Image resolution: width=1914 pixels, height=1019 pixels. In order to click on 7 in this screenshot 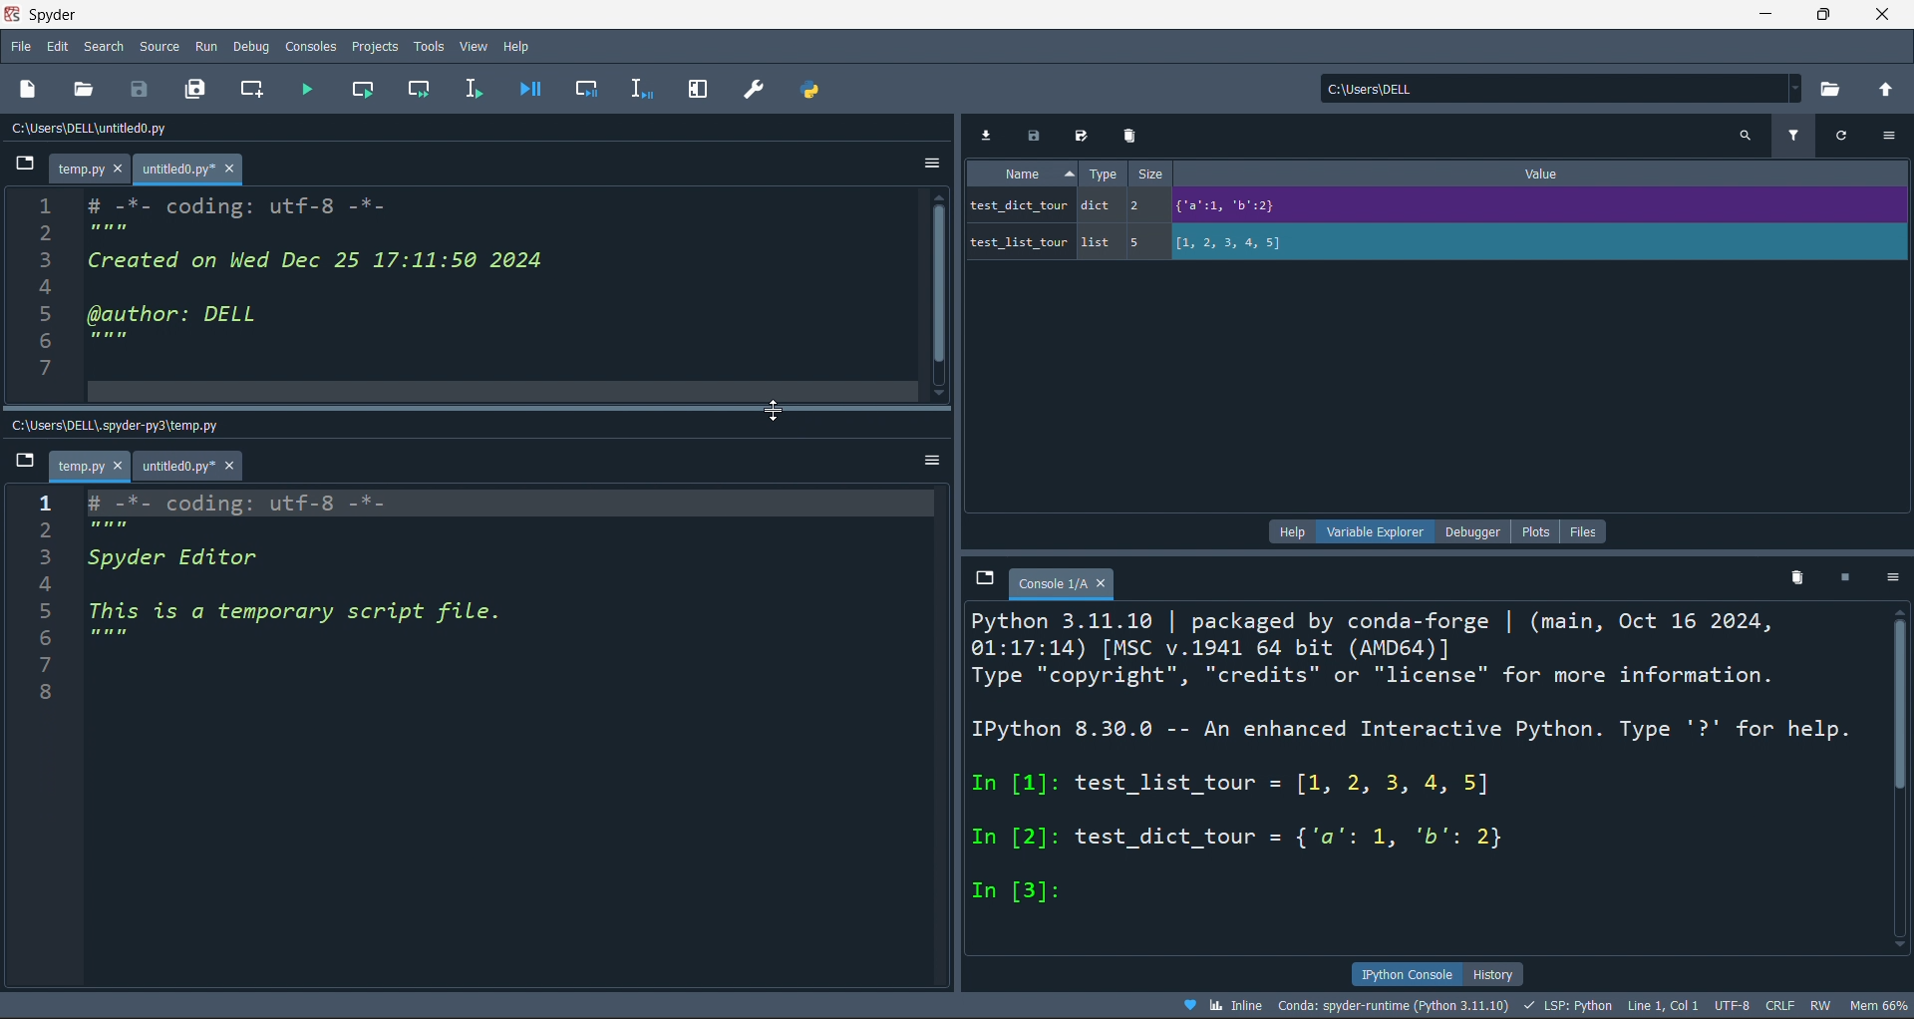, I will do `click(80, 661)`.